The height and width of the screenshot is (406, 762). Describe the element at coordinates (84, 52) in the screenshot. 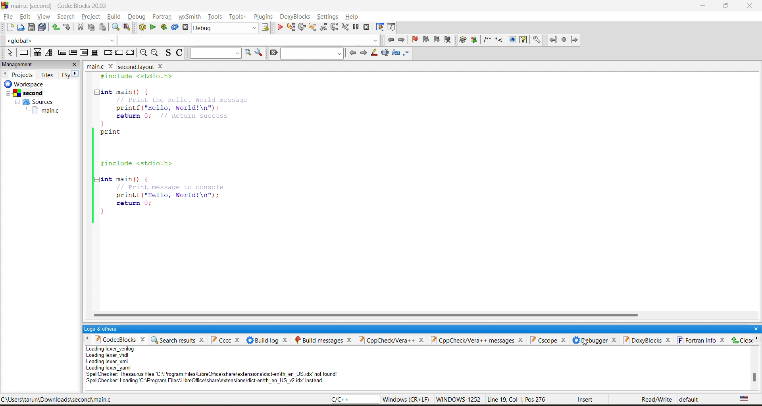

I see `counting loop` at that location.